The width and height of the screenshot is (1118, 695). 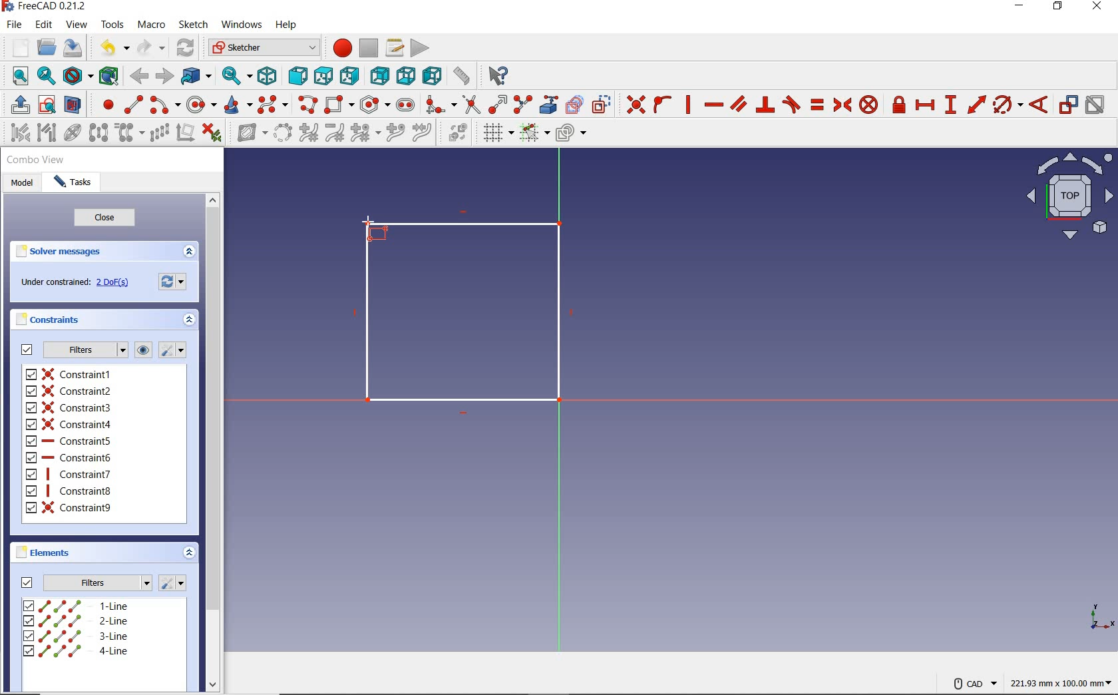 I want to click on modify knot multiplicity, so click(x=364, y=134).